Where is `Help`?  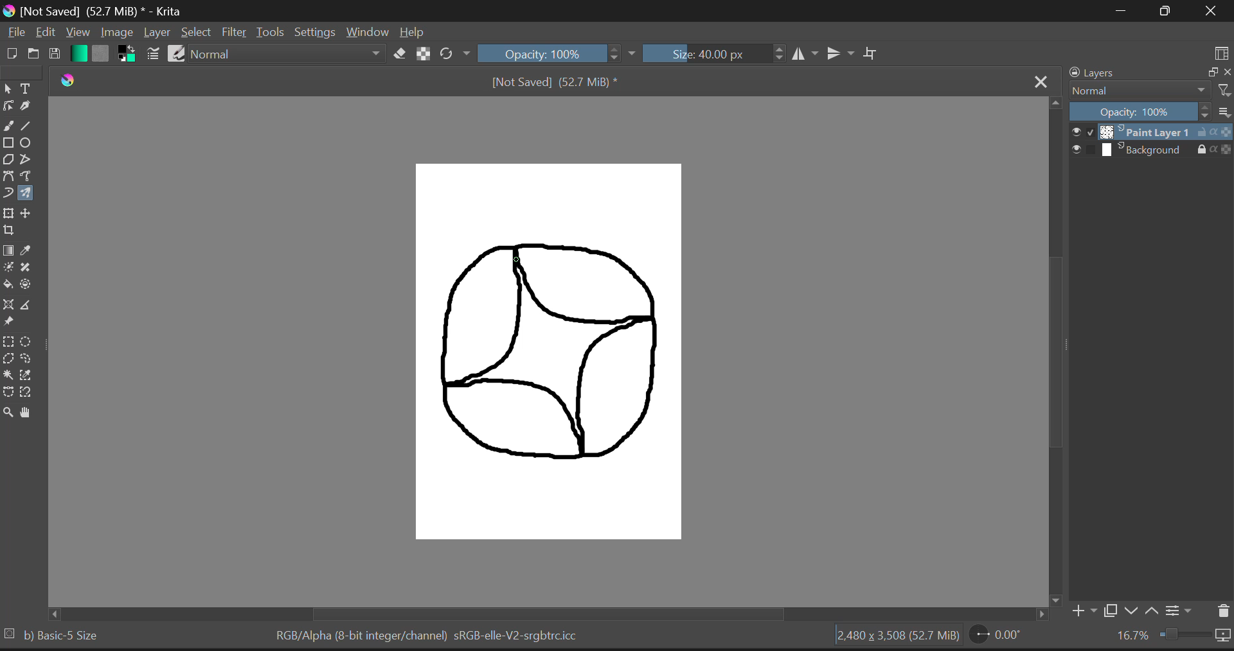 Help is located at coordinates (413, 33).